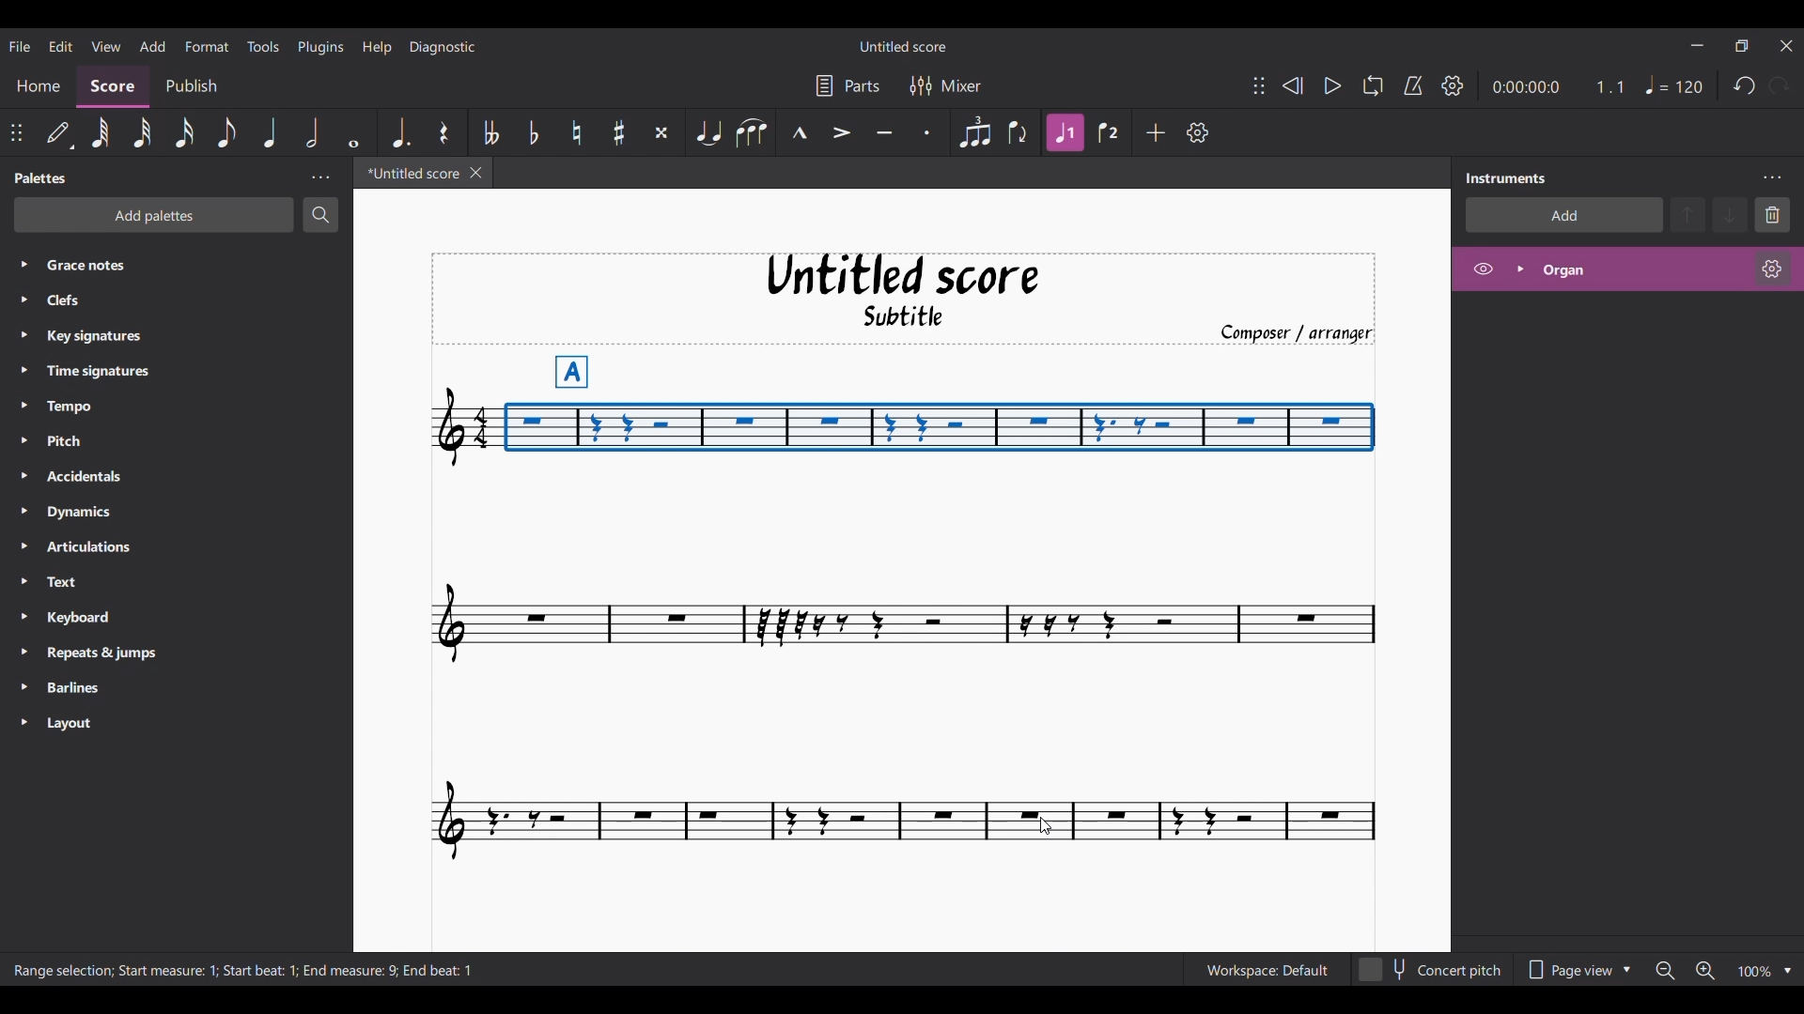 The width and height of the screenshot is (1804, 1014). I want to click on Portion of composition selected, so click(939, 426).